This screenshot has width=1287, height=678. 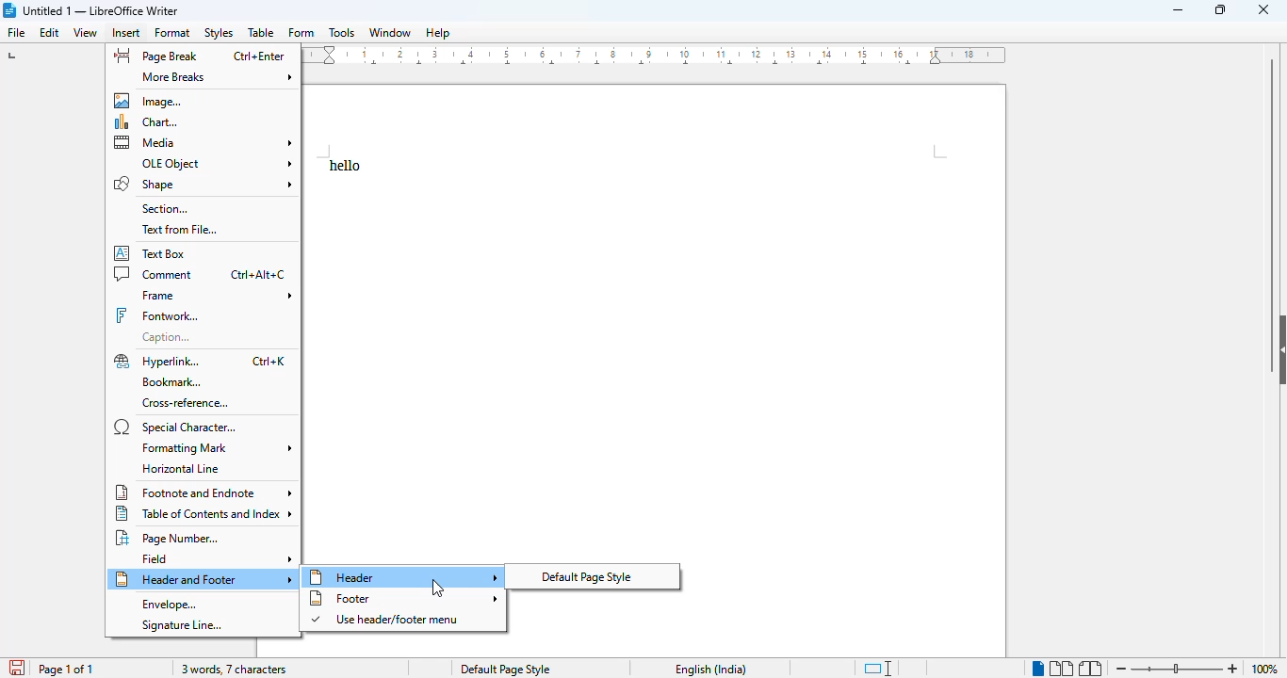 I want to click on field, so click(x=214, y=557).